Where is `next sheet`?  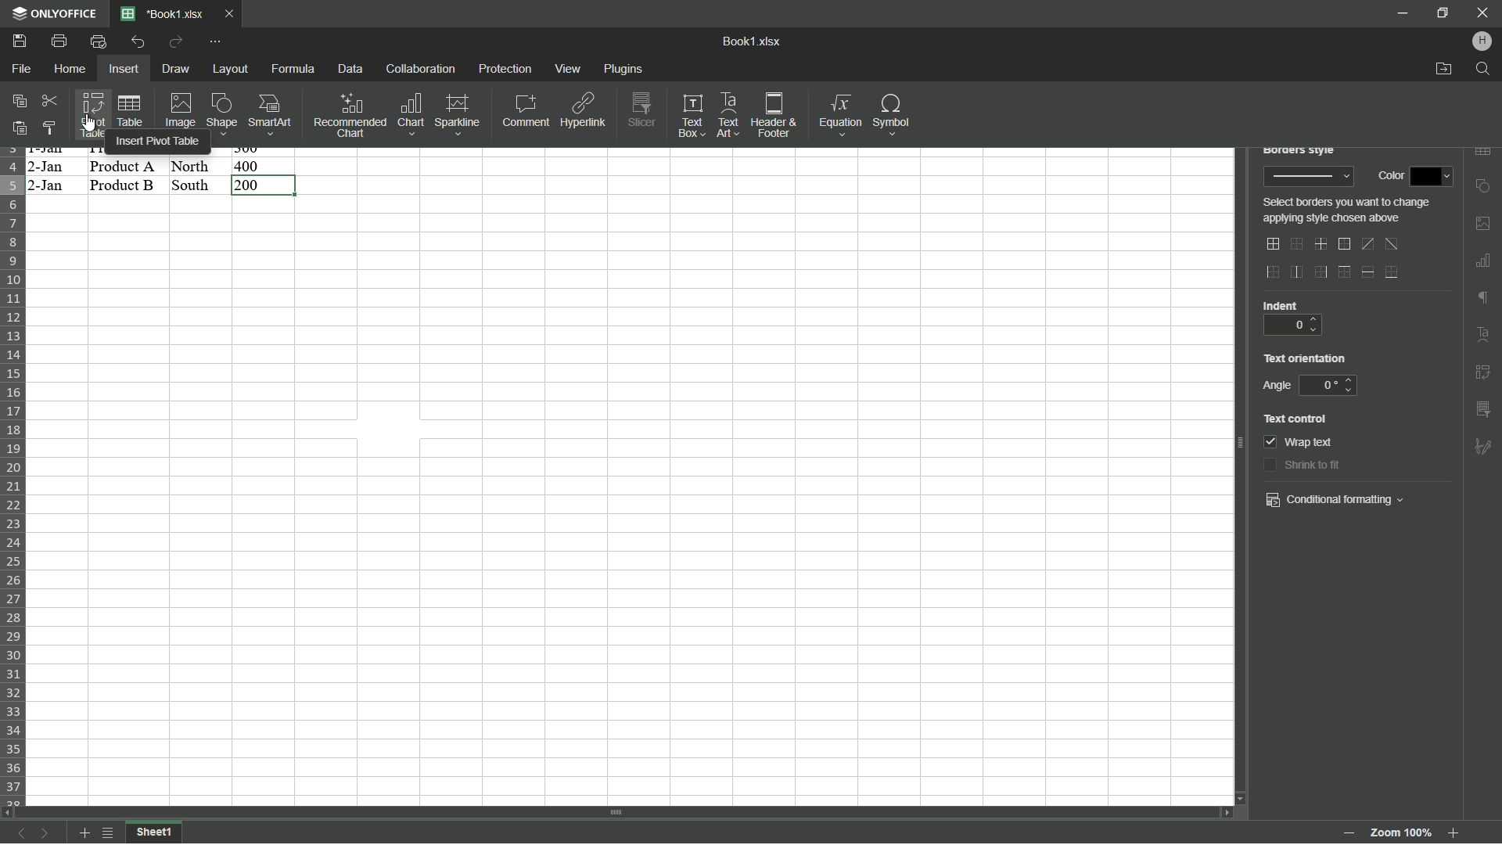
next sheet is located at coordinates (49, 833).